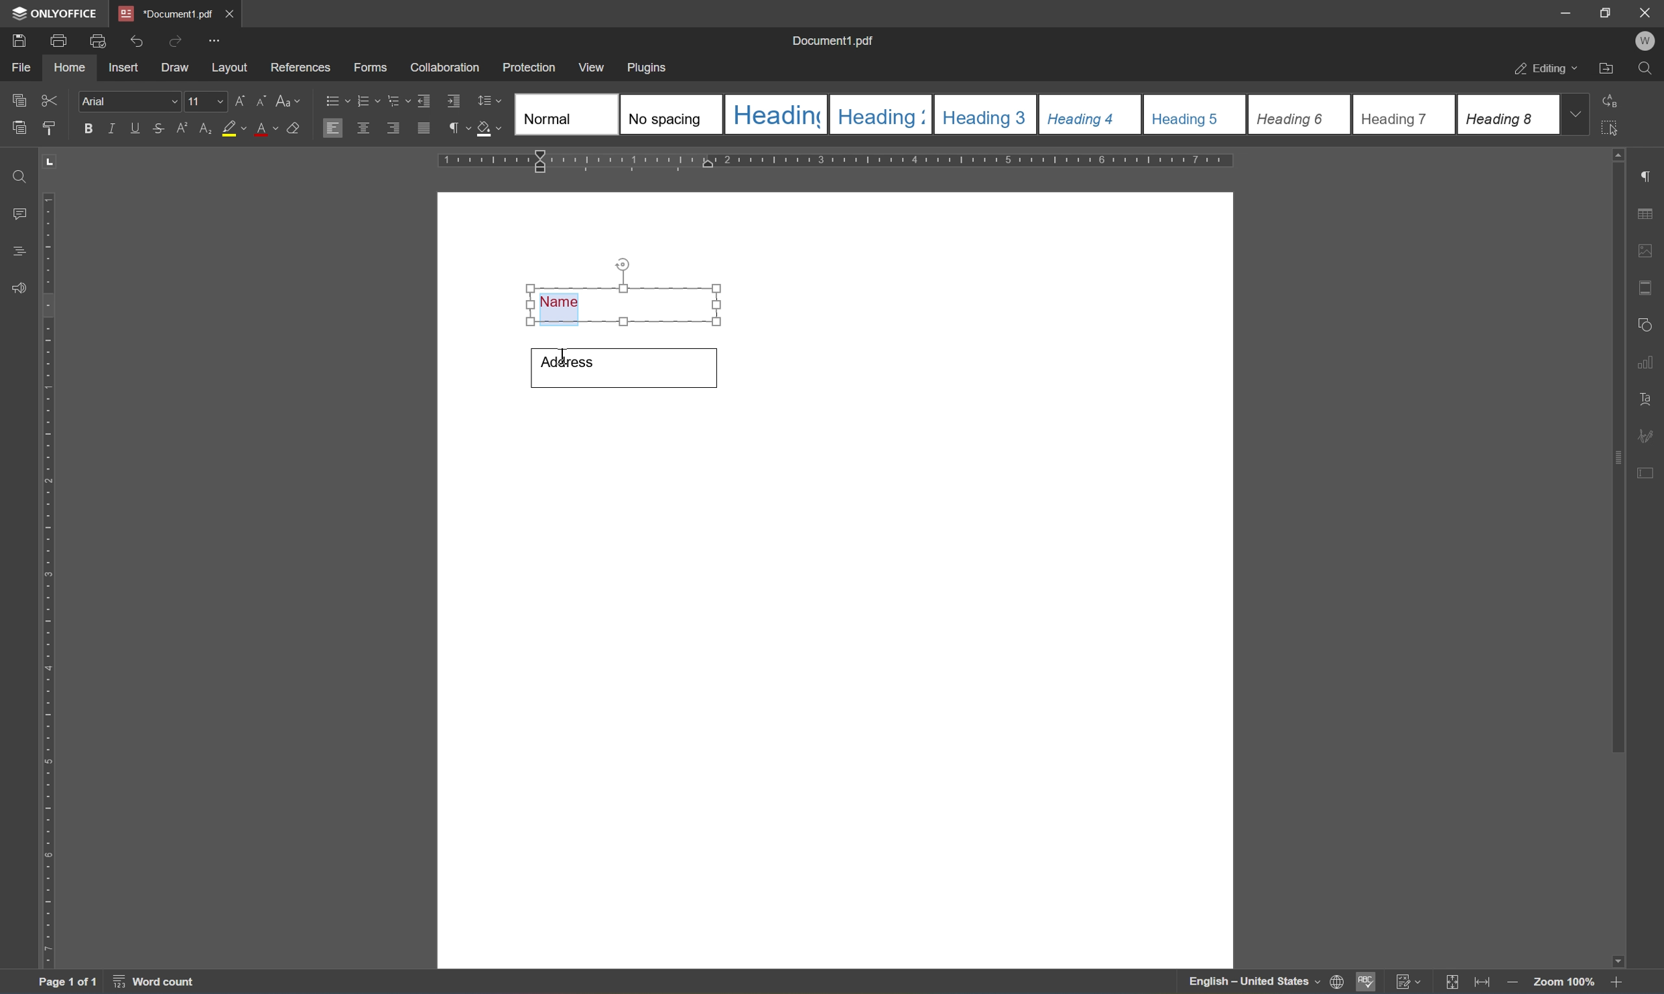  Describe the element at coordinates (1647, 13) in the screenshot. I see `close` at that location.